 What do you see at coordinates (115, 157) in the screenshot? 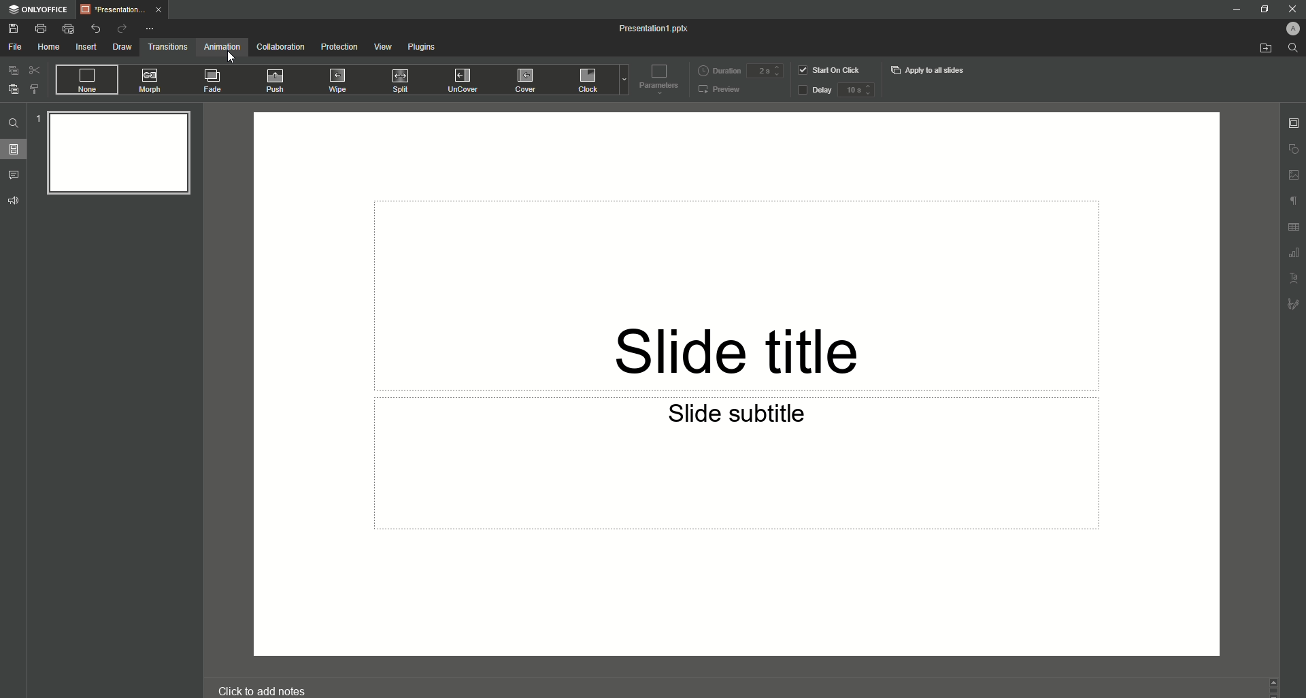
I see `Slide Preview` at bounding box center [115, 157].